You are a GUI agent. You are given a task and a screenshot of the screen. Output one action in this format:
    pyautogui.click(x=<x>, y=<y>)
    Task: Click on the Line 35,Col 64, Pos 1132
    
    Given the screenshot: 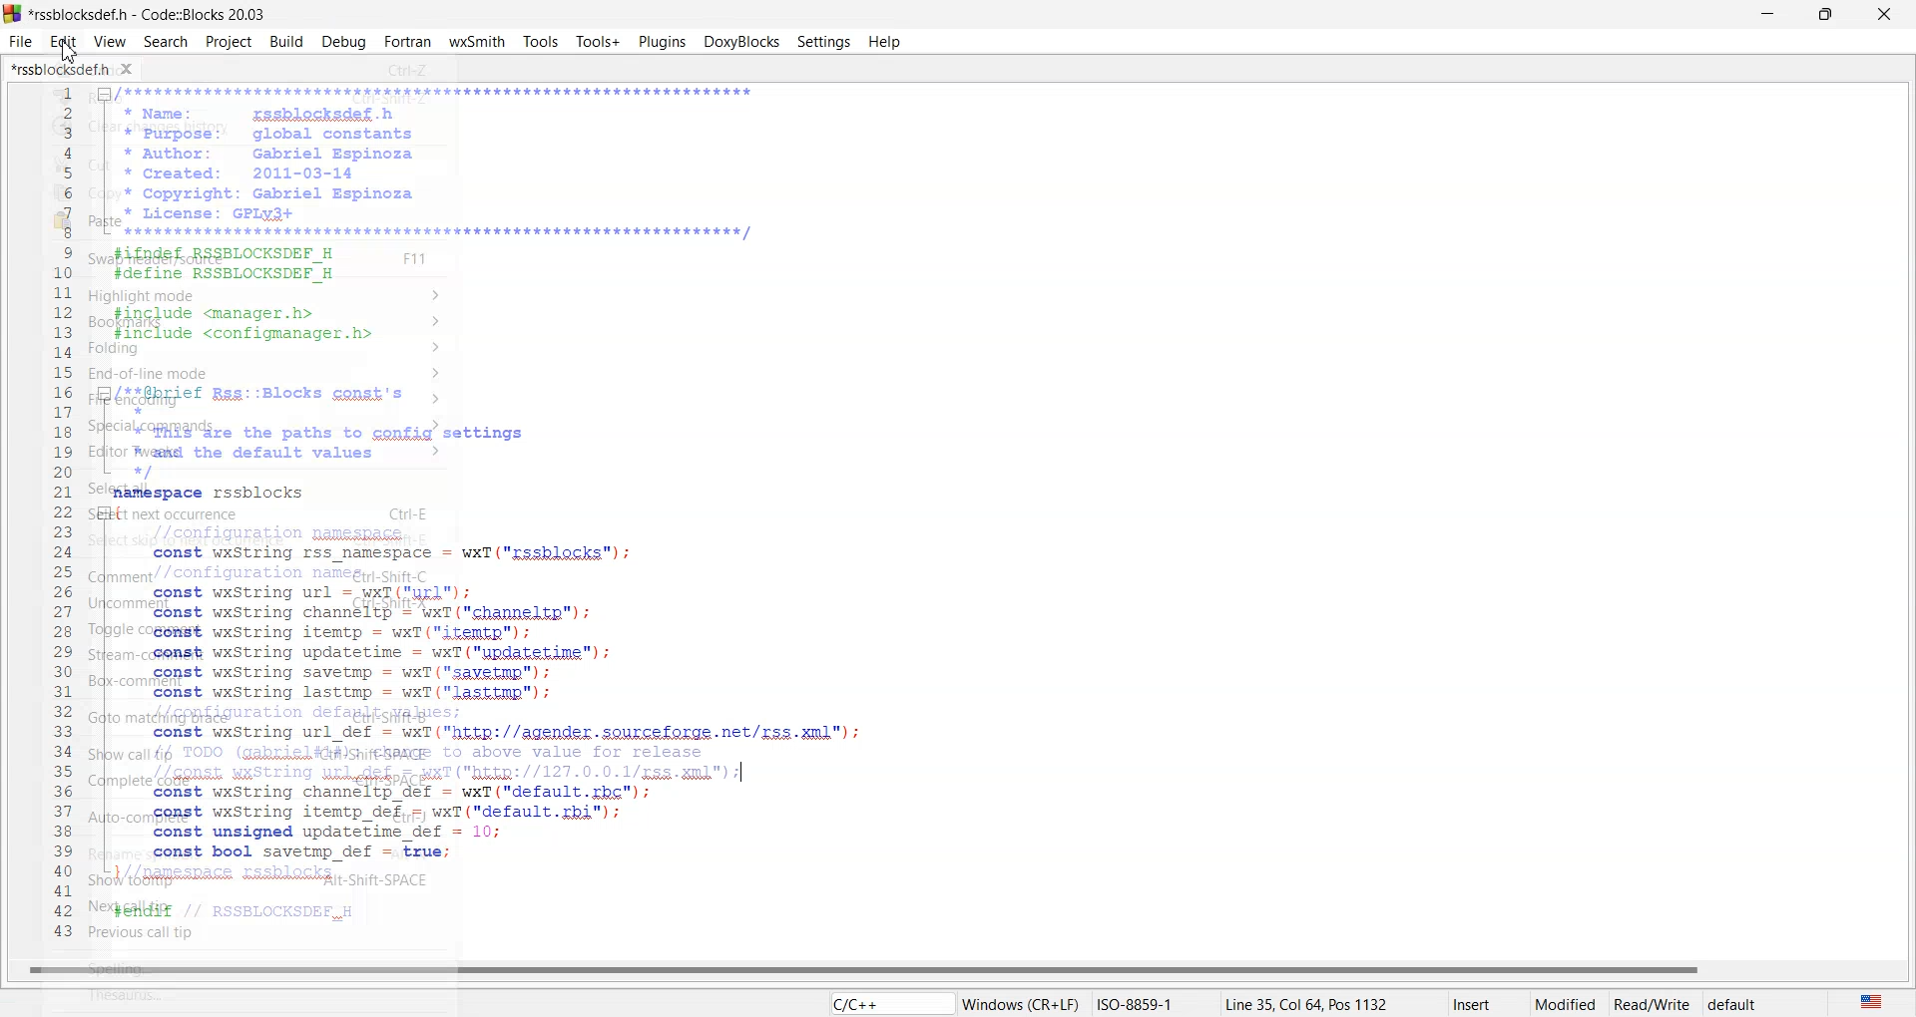 What is the action you would take?
    pyautogui.click(x=1335, y=1002)
    